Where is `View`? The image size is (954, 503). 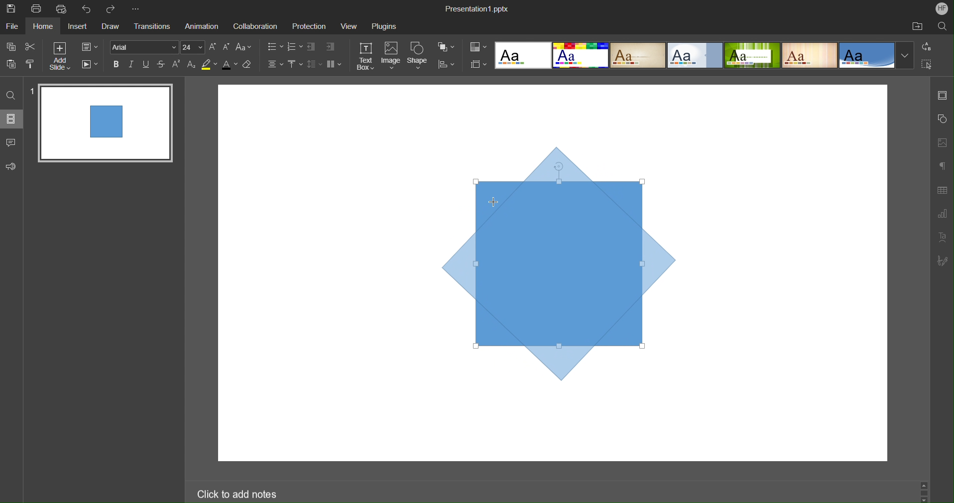
View is located at coordinates (350, 24).